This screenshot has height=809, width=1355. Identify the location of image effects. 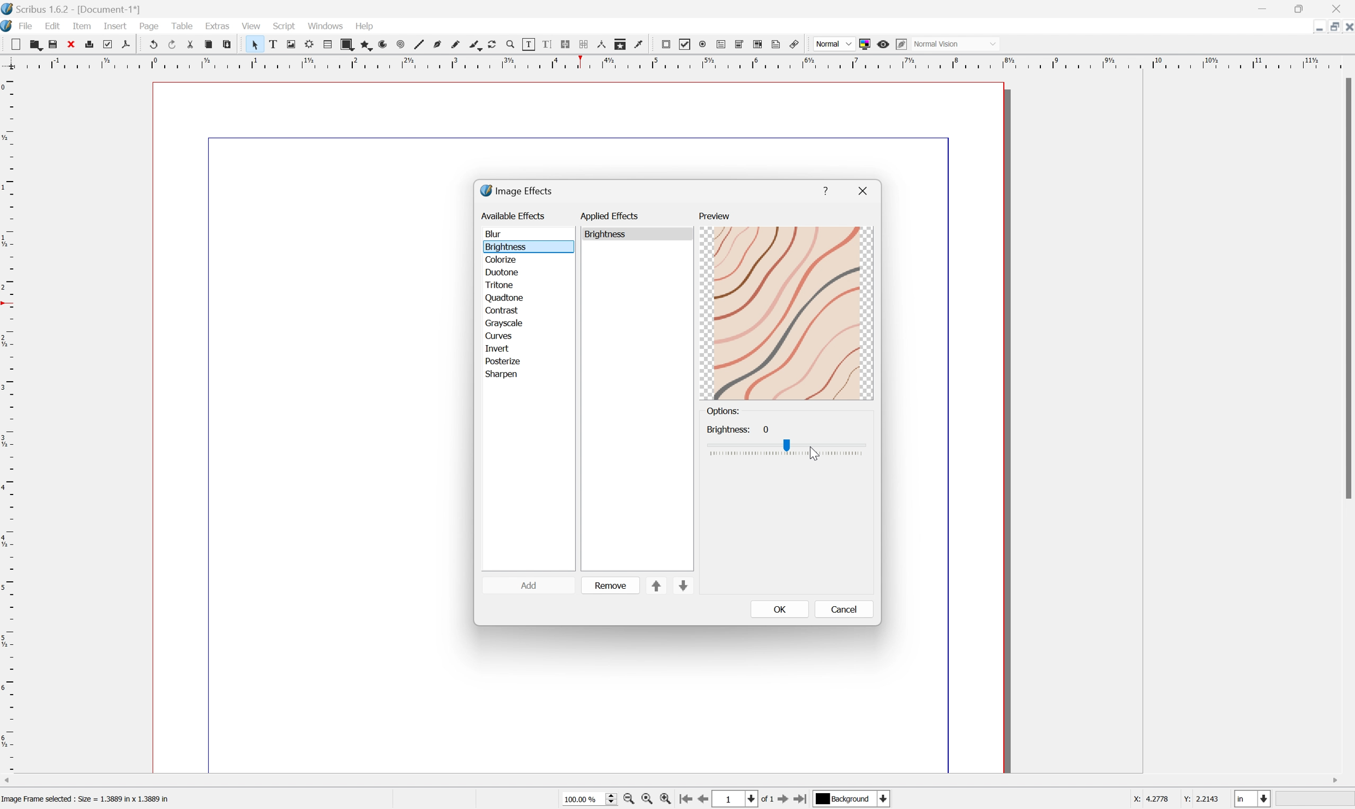
(517, 190).